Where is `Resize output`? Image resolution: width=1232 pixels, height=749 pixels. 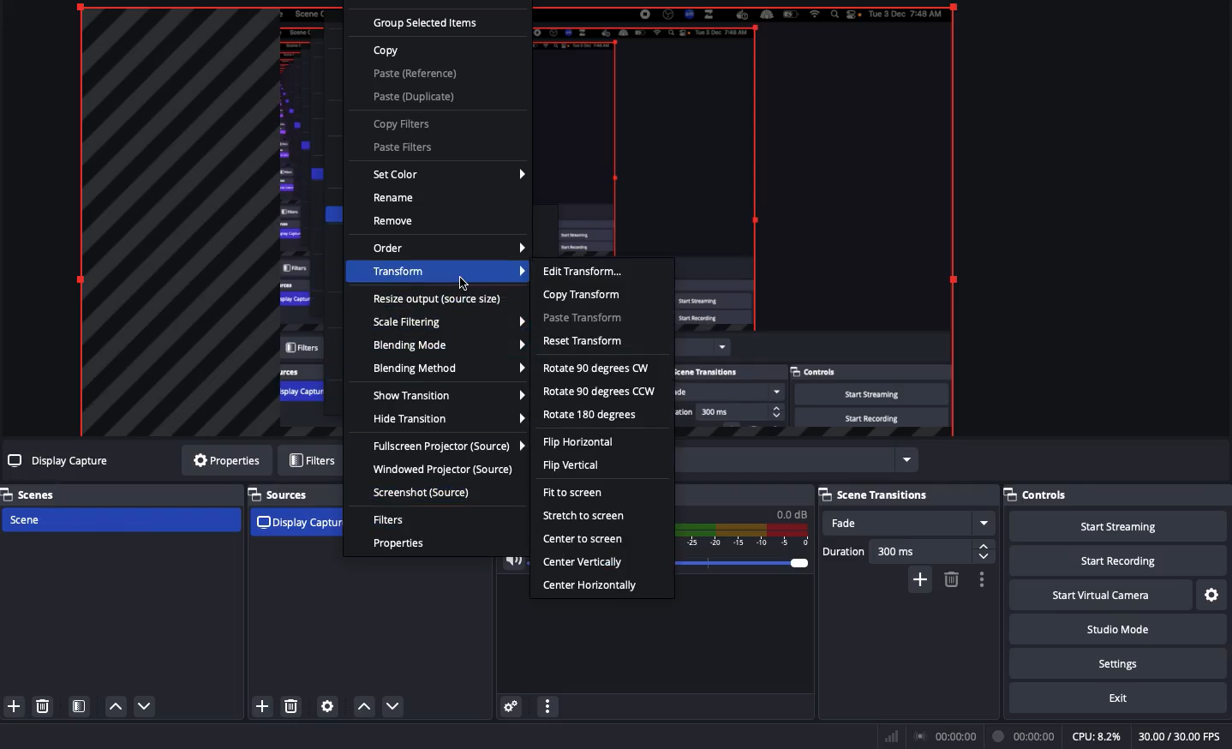
Resize output is located at coordinates (441, 299).